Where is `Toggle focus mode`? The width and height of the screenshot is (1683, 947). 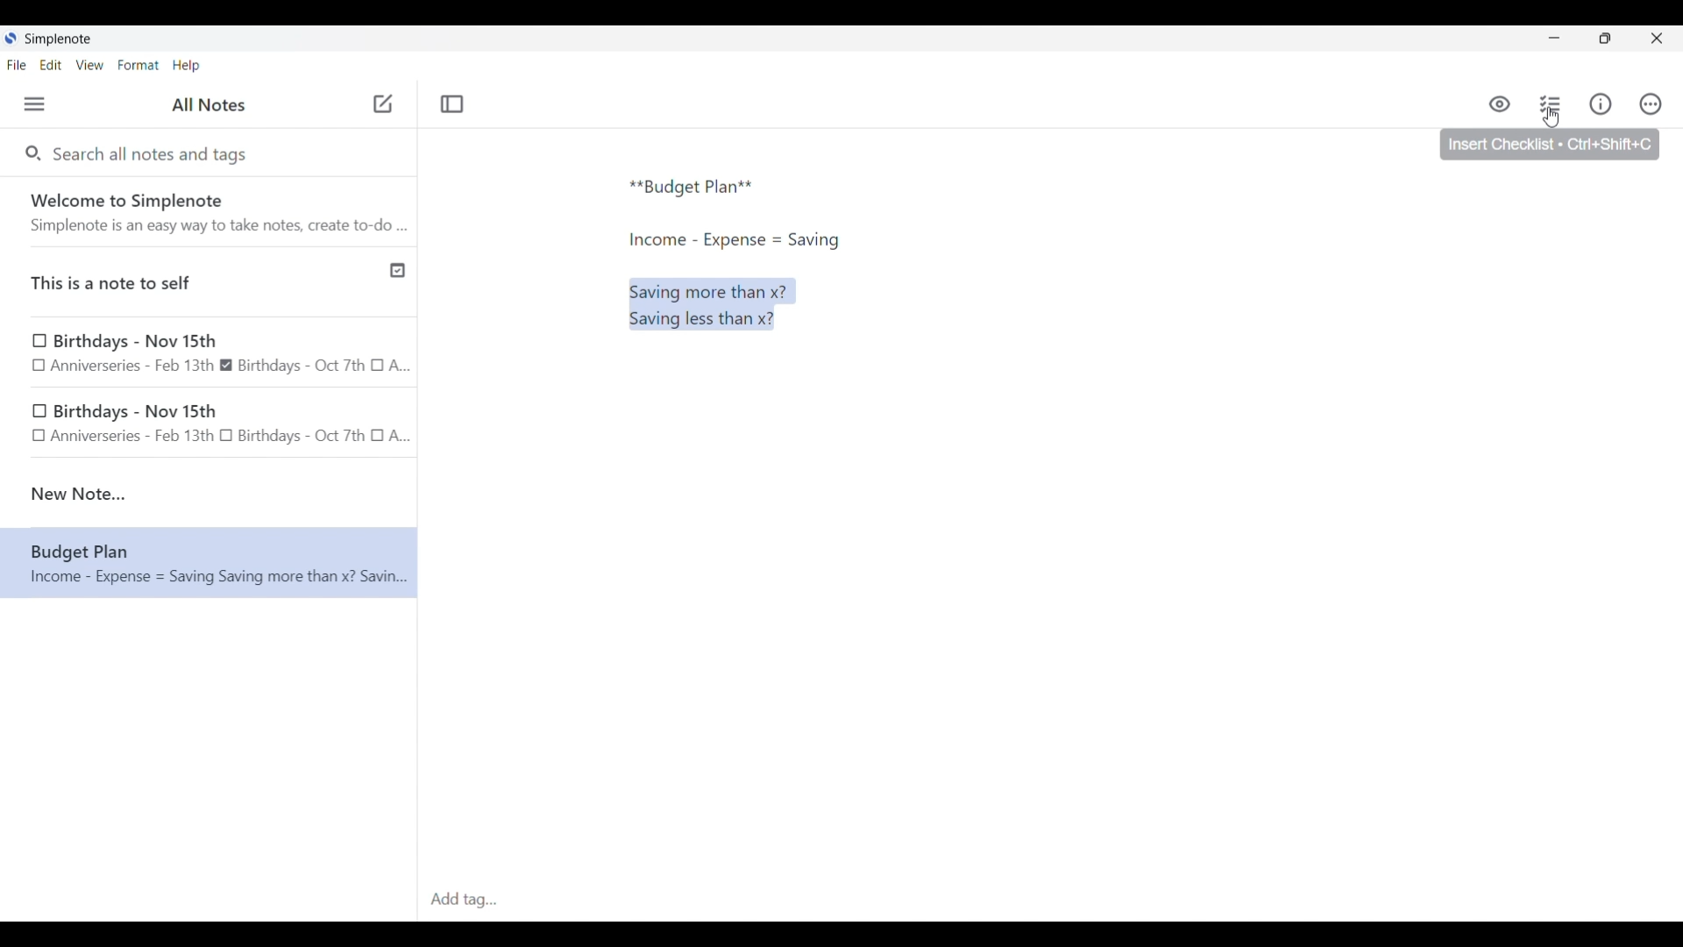 Toggle focus mode is located at coordinates (451, 104).